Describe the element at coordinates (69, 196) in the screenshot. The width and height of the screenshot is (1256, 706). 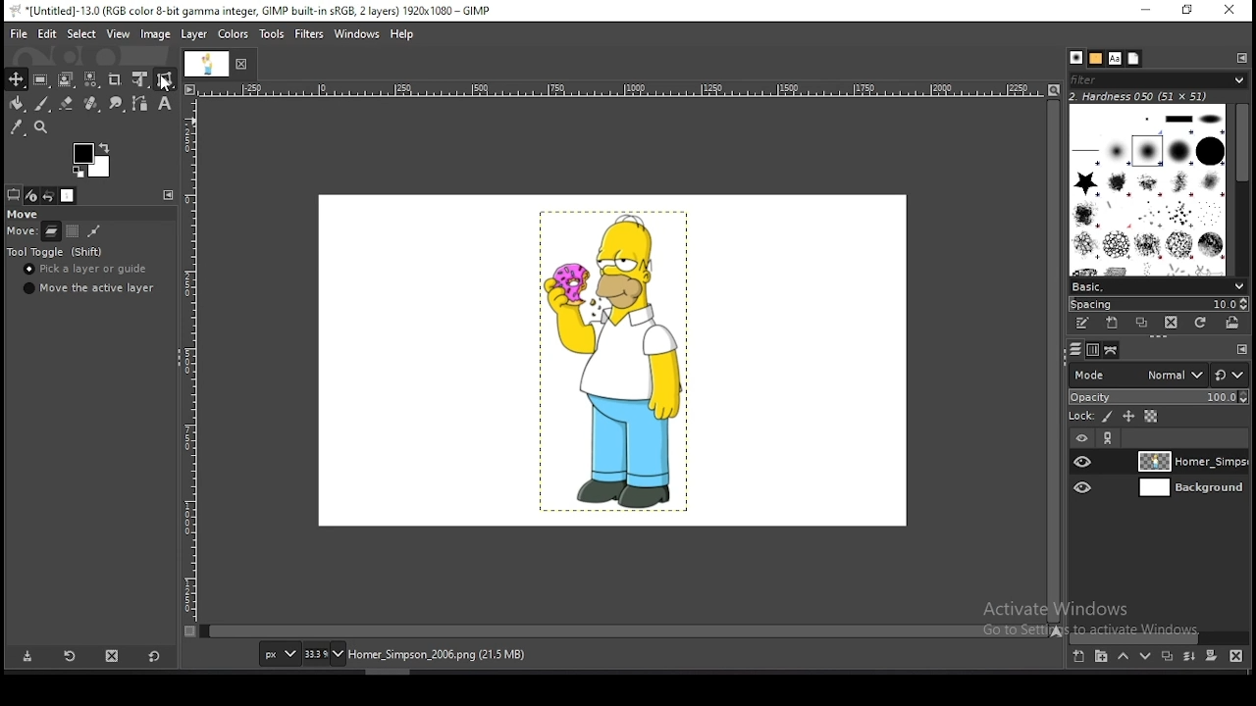
I see `images` at that location.